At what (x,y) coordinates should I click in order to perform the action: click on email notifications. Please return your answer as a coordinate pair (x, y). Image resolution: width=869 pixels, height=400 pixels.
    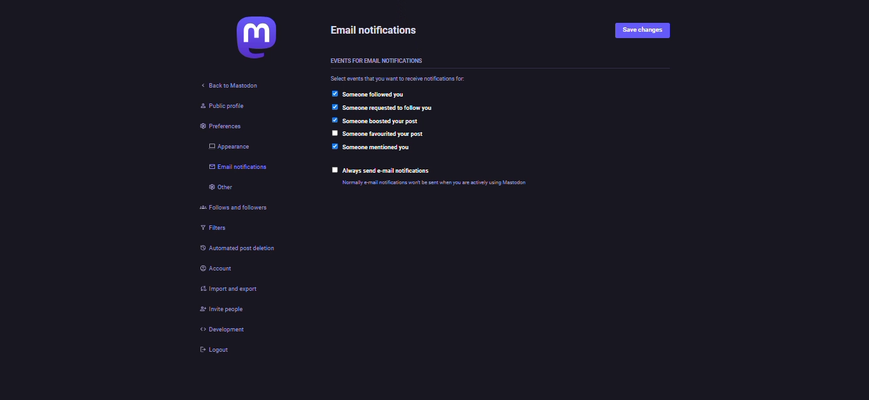
    Looking at the image, I should click on (381, 30).